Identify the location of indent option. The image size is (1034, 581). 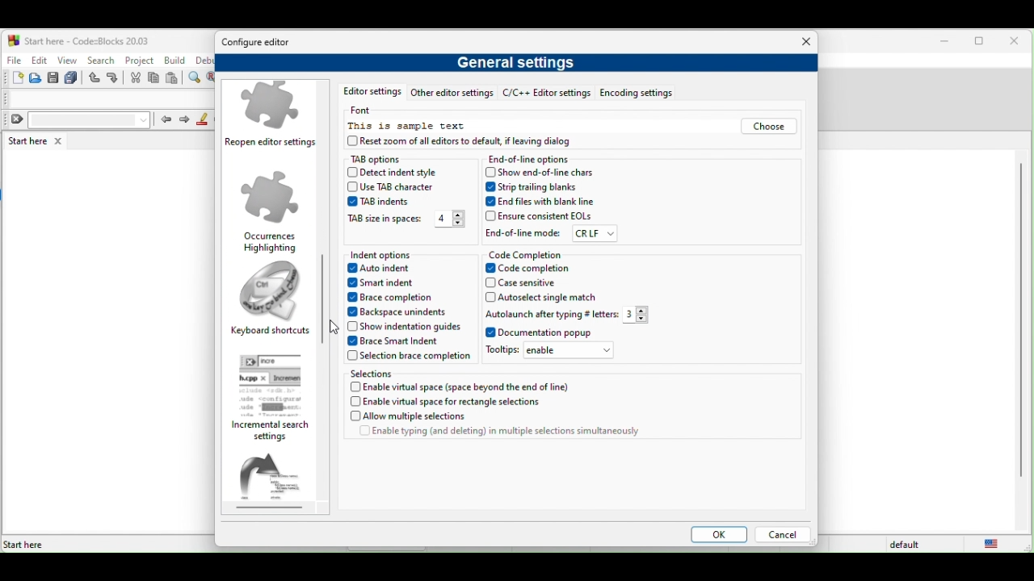
(403, 255).